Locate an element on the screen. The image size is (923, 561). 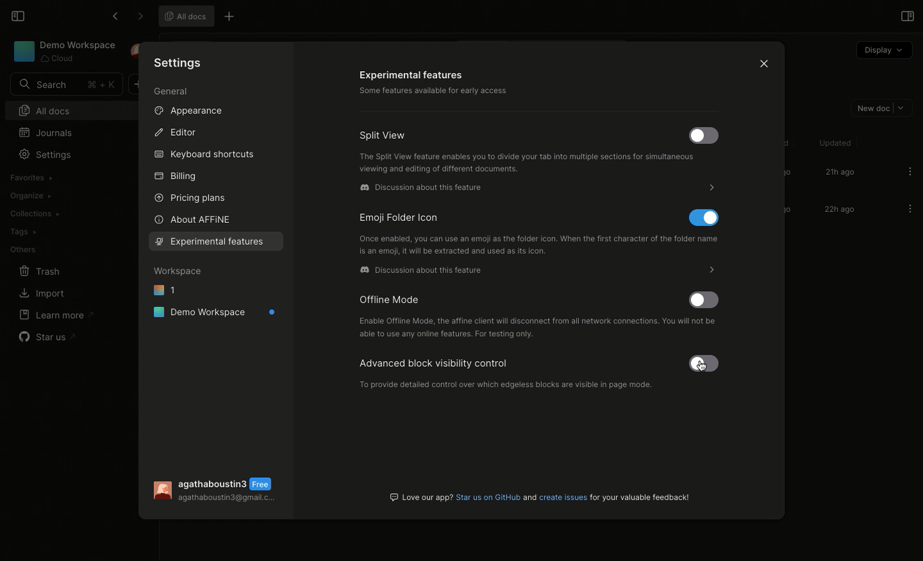
Options is located at coordinates (910, 209).